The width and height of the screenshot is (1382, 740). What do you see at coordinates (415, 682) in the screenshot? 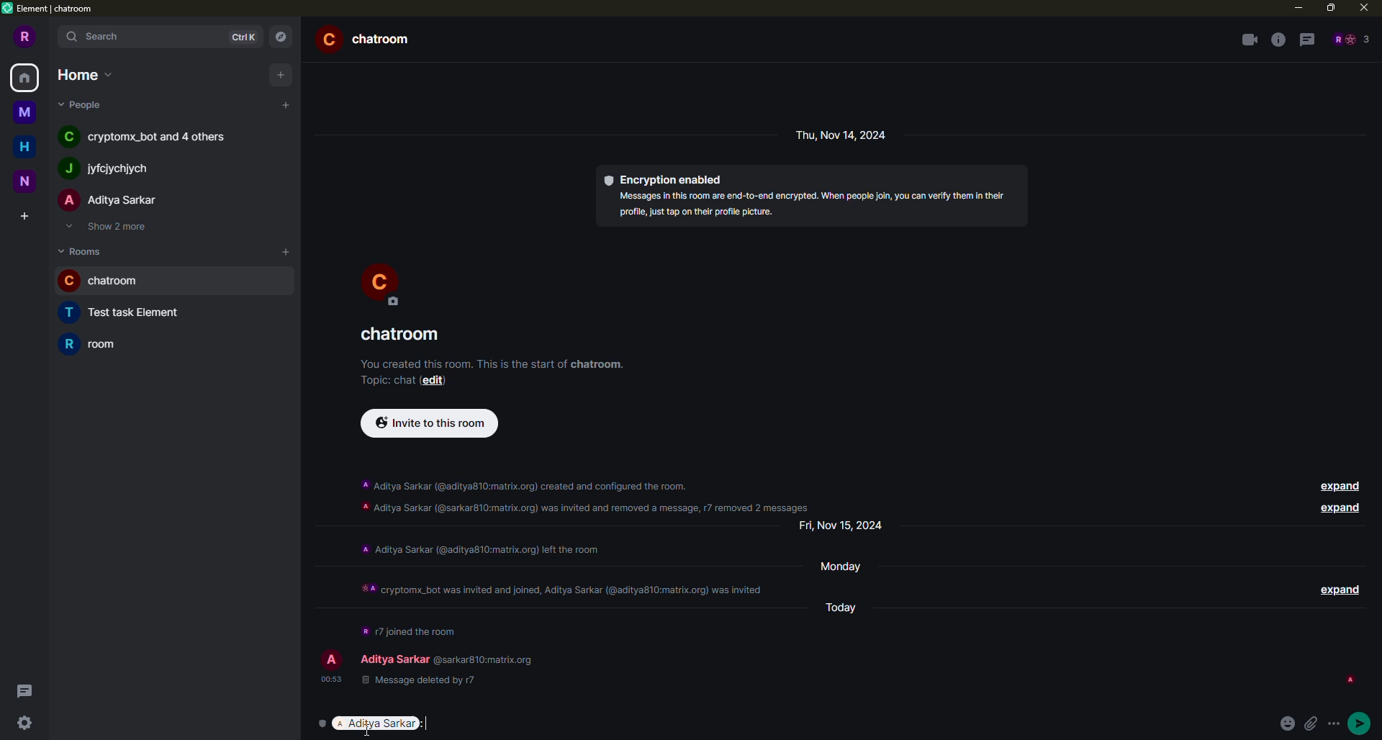
I see `deleted` at bounding box center [415, 682].